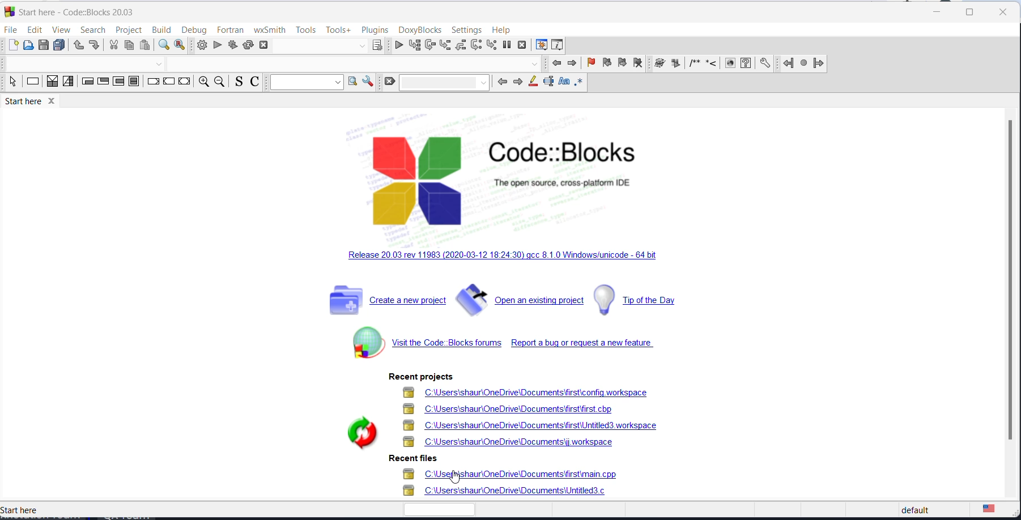 The width and height of the screenshot is (1021, 520). I want to click on exit condition loop, so click(102, 83).